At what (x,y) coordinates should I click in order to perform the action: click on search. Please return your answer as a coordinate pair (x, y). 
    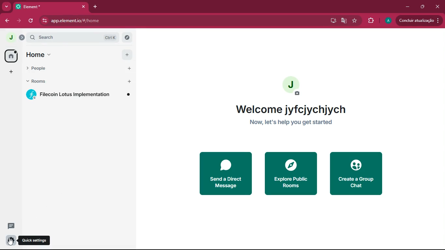
    Looking at the image, I should click on (73, 37).